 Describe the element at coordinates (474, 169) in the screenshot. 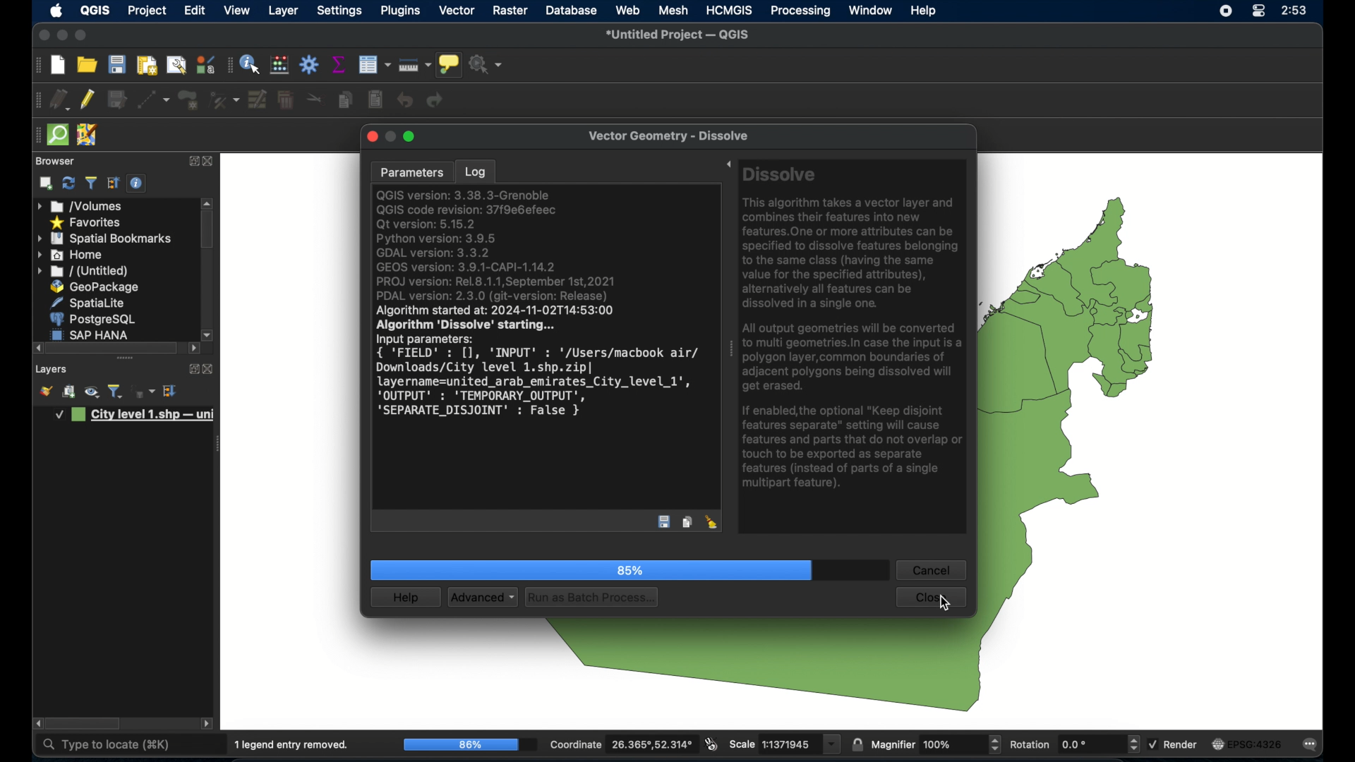

I see `log tab` at that location.